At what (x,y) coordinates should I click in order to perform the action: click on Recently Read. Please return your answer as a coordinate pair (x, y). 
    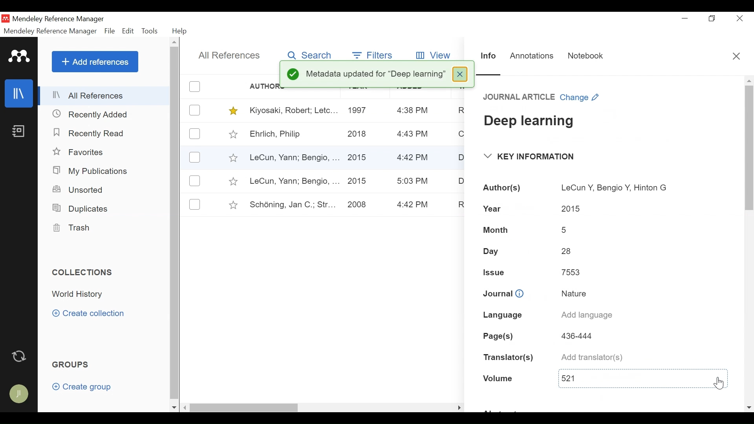
    Looking at the image, I should click on (90, 133).